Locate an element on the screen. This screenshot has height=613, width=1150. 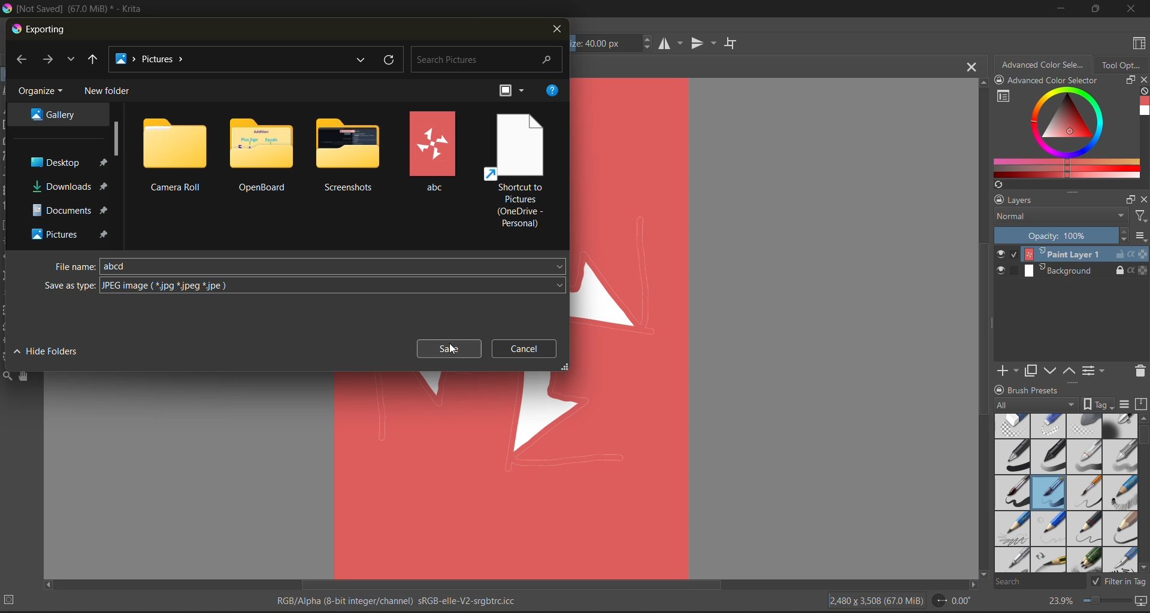
normal is located at coordinates (1060, 220).